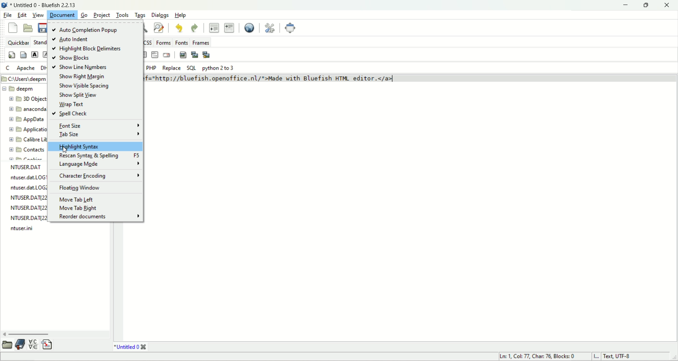 This screenshot has width=678, height=361. I want to click on minimize, so click(624, 5).